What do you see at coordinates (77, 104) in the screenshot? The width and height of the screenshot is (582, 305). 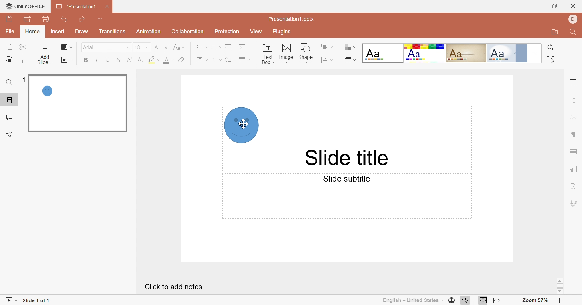 I see `Slide 1` at bounding box center [77, 104].